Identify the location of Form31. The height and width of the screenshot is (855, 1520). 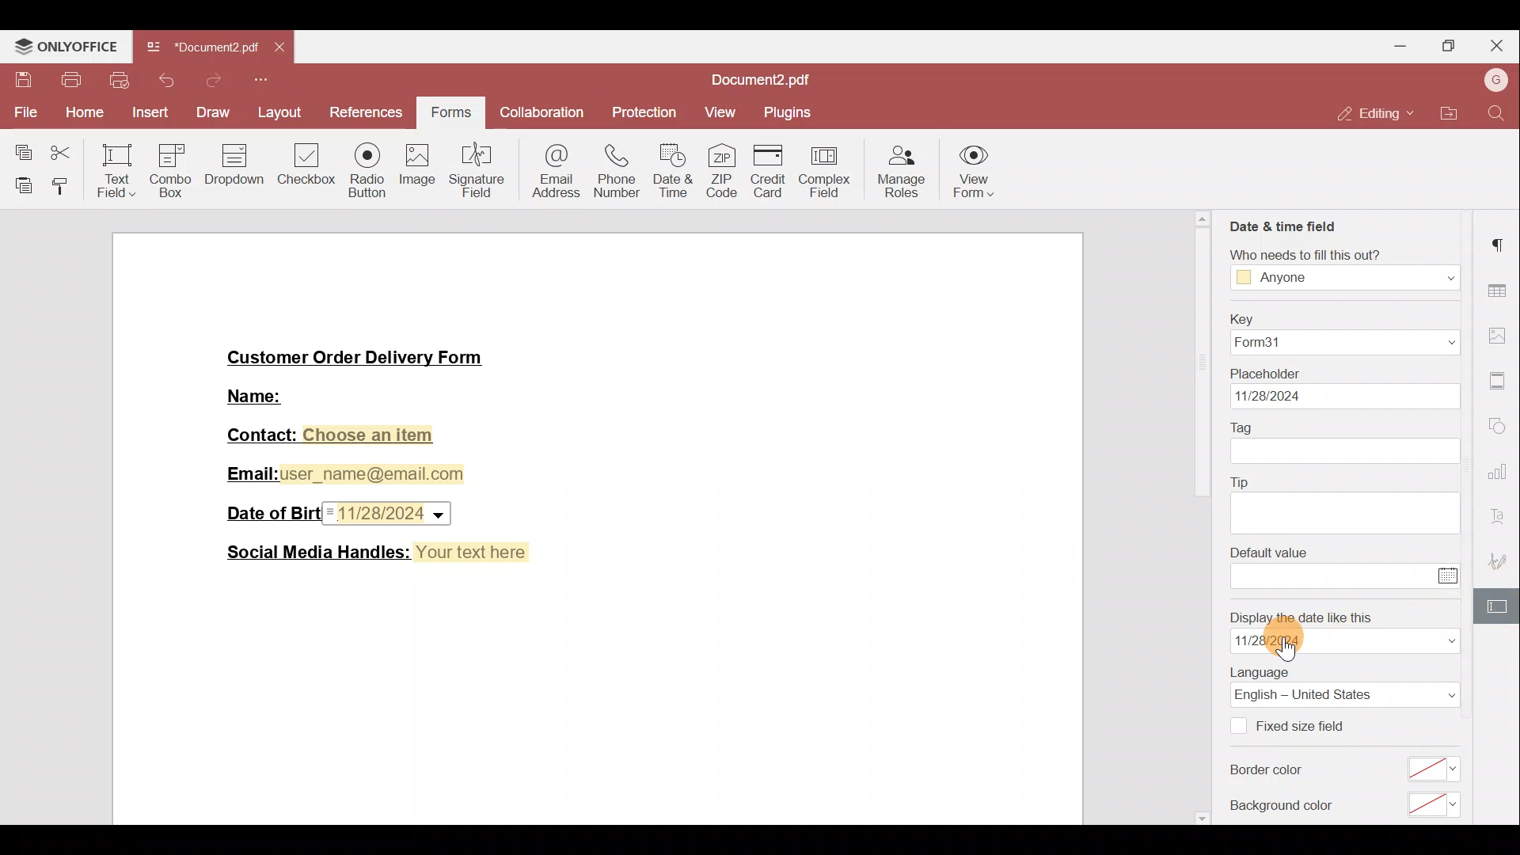
(1347, 344).